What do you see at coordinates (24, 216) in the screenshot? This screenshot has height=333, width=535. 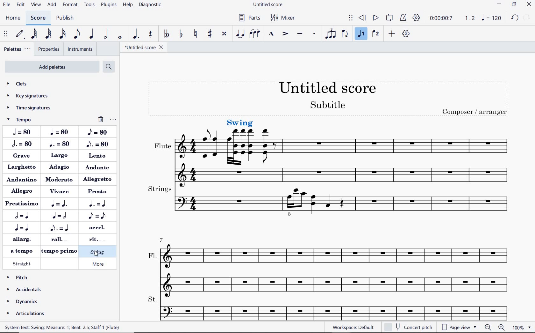 I see `METRIC MODULATION: HALF NOTE` at bounding box center [24, 216].